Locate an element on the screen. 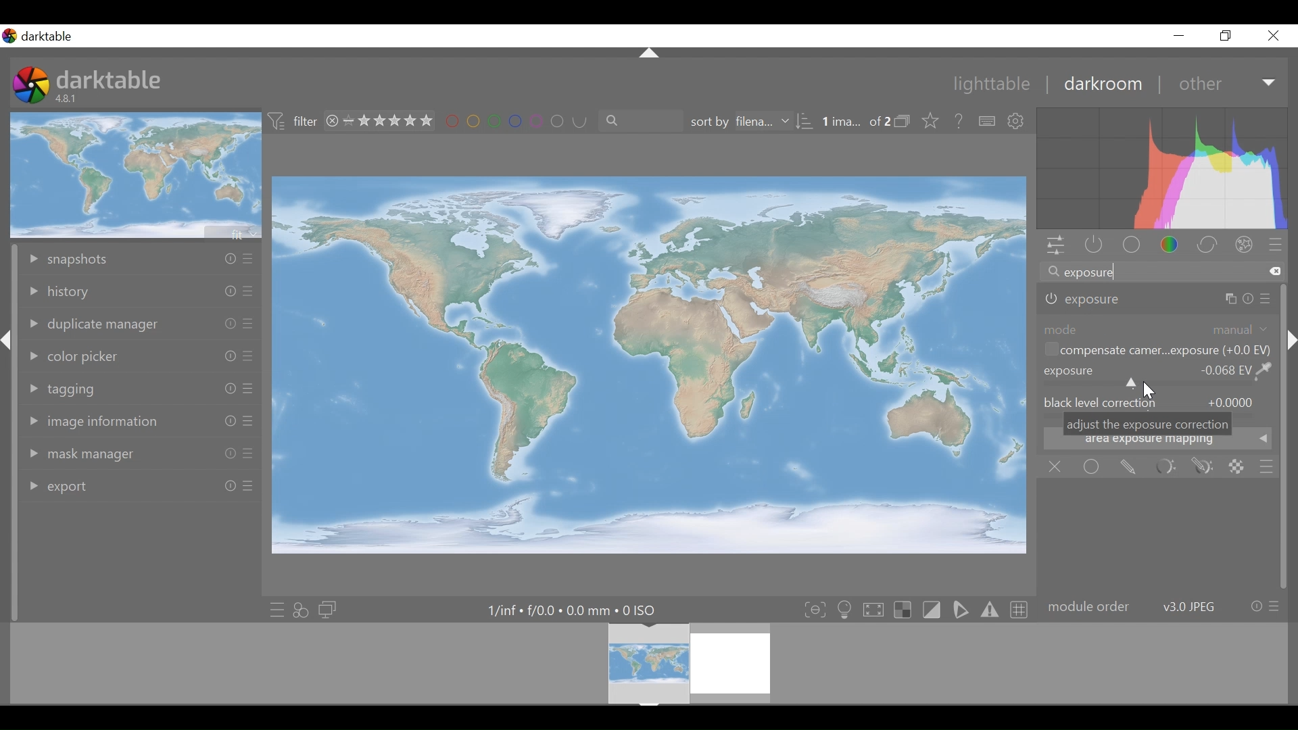 The image size is (1298, 730). hide is located at coordinates (648, 52).